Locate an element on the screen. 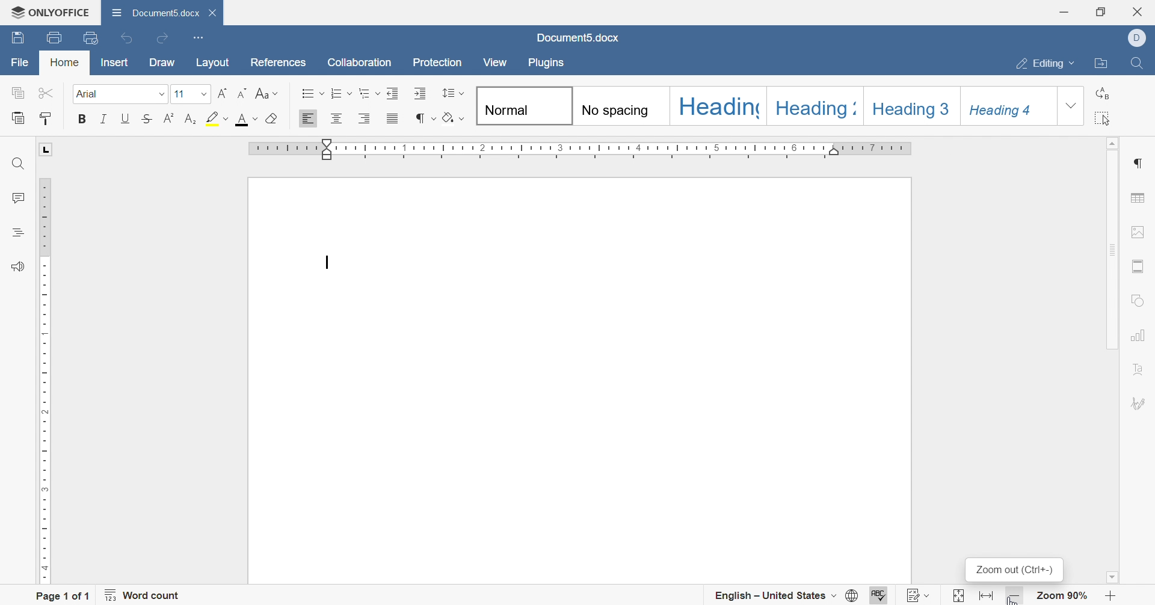  Heading 1 is located at coordinates (715, 105).